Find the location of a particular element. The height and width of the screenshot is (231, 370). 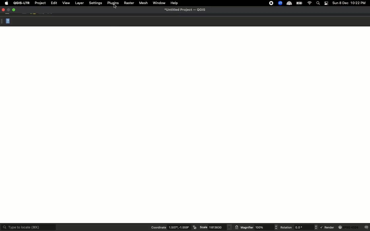

Scale is located at coordinates (221, 227).